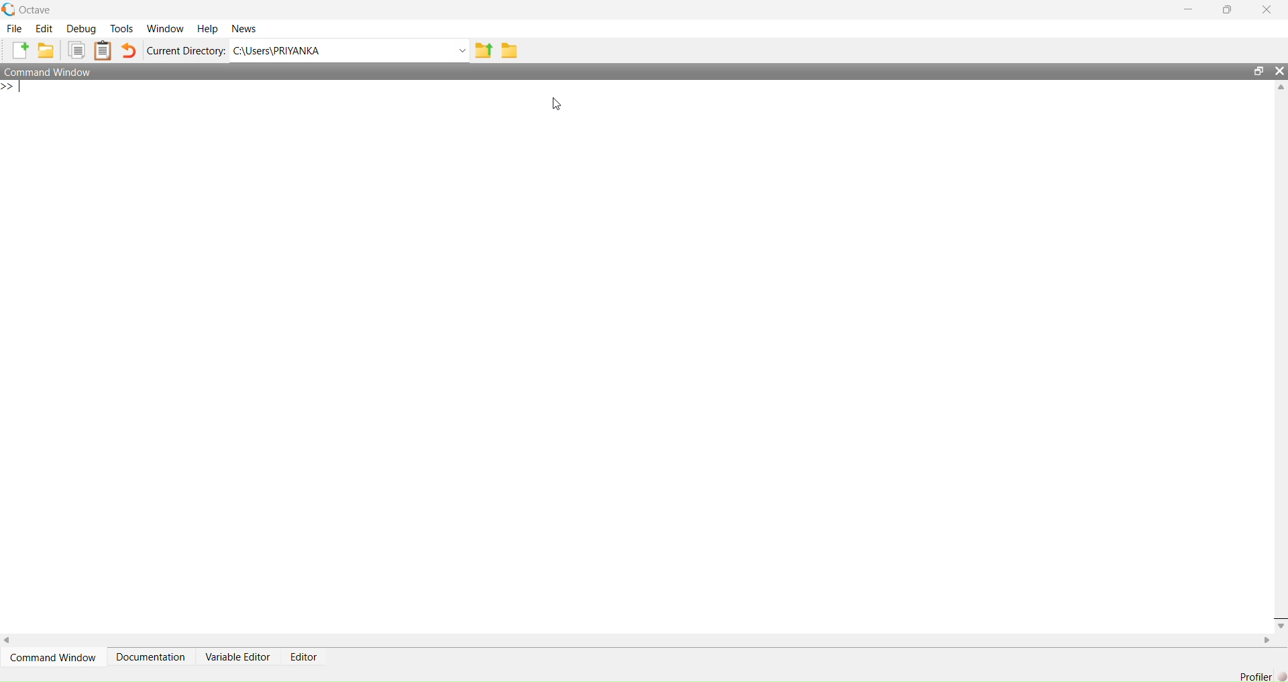  I want to click on Octave, so click(31, 9).